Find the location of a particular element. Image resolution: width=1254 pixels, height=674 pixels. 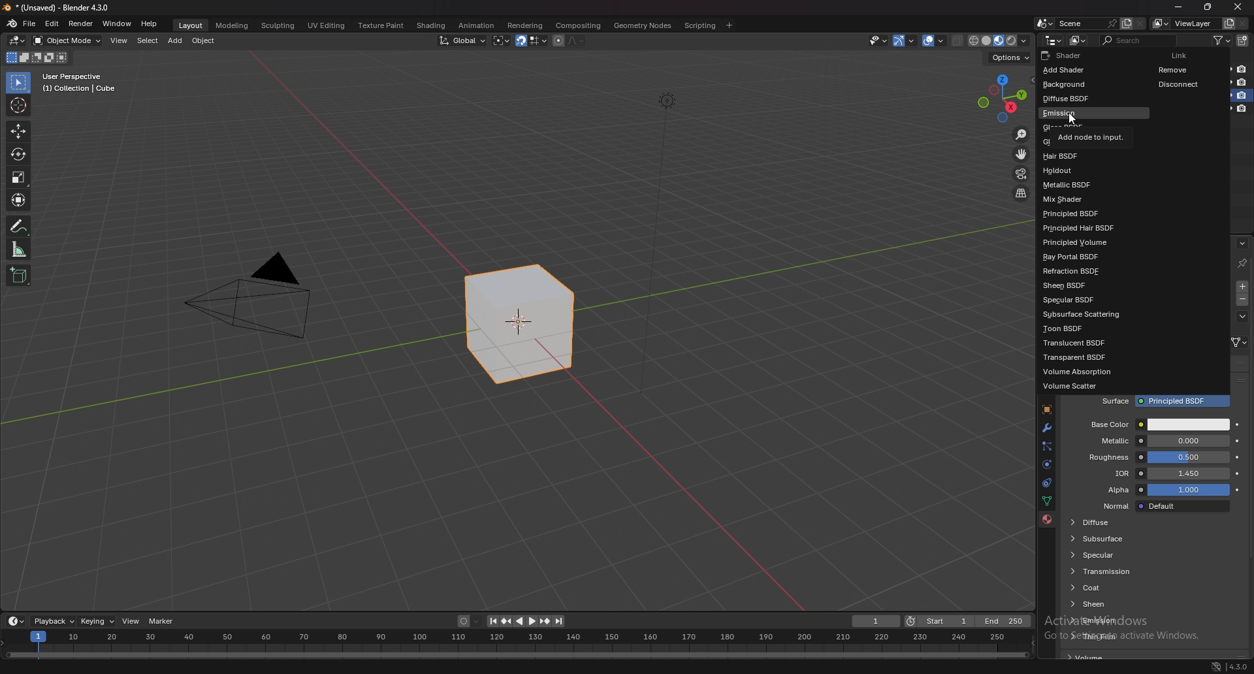

search is located at coordinates (1141, 40).